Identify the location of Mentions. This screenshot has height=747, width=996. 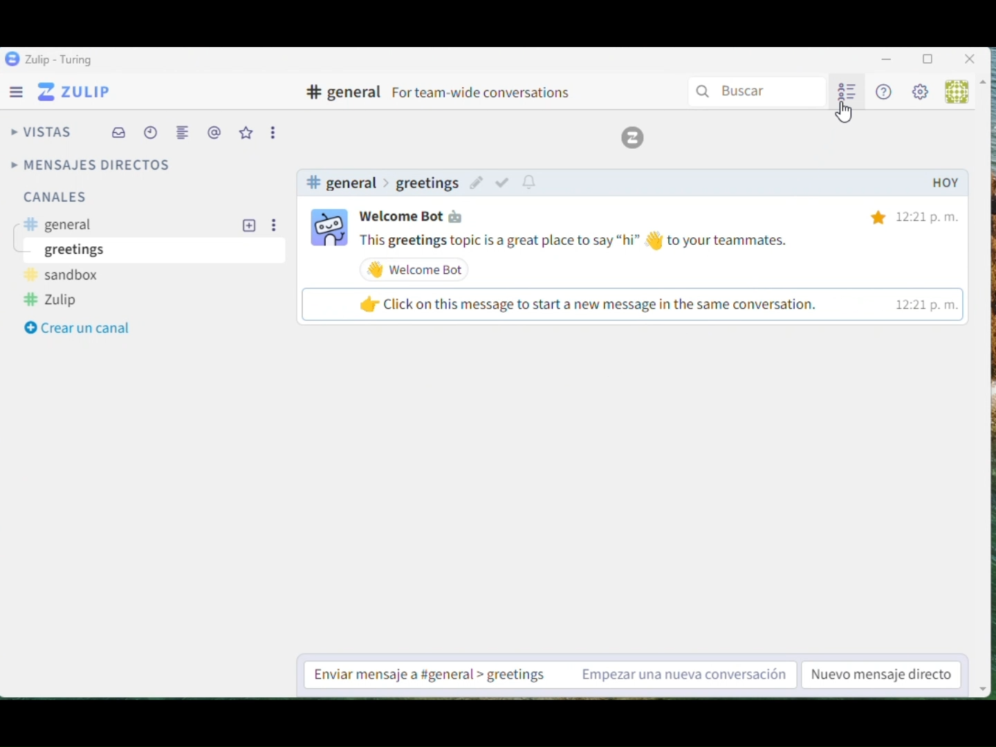
(214, 132).